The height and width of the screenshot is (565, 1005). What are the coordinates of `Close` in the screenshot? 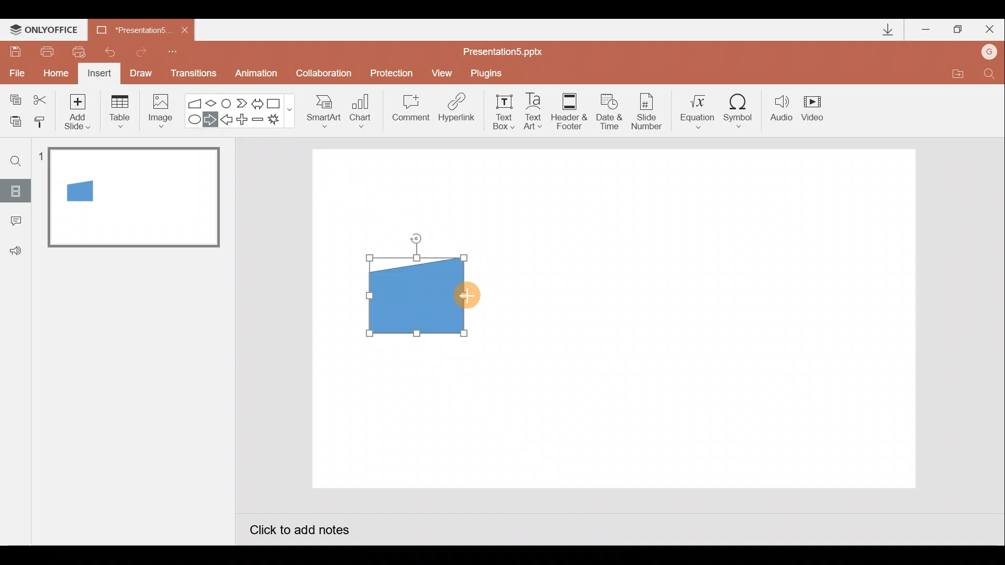 It's located at (185, 30).